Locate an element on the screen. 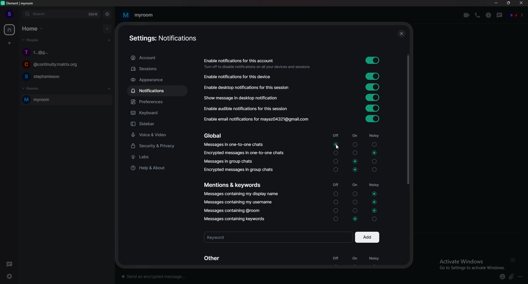 Image resolution: width=528 pixels, height=284 pixels. toggle is located at coordinates (373, 77).